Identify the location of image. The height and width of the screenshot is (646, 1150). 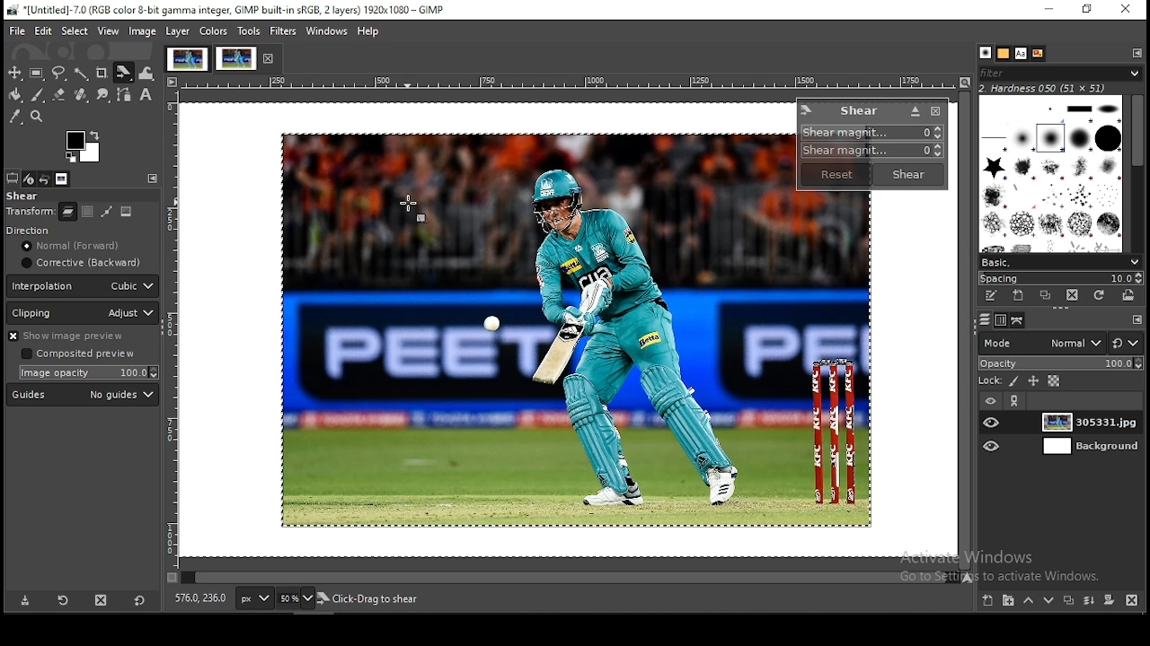
(539, 334).